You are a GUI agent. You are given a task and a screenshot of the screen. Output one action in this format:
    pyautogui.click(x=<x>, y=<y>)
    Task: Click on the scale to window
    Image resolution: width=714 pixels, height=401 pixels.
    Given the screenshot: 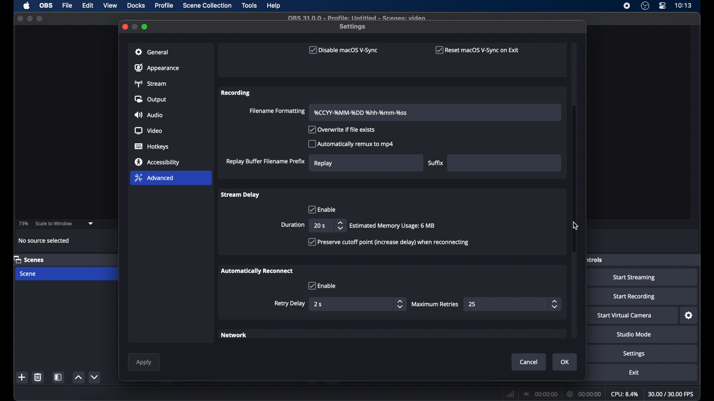 What is the action you would take?
    pyautogui.click(x=54, y=223)
    